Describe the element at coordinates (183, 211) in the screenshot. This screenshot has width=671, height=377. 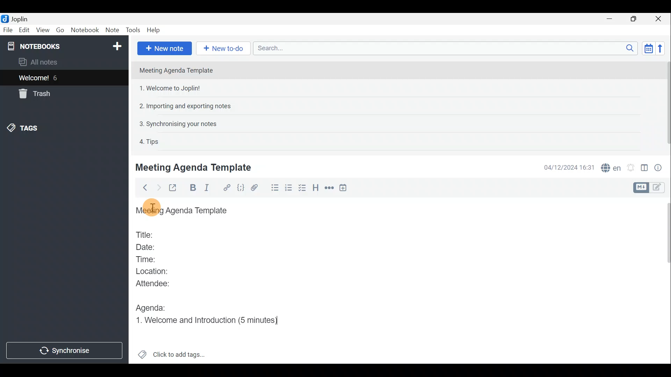
I see `Meeting Agenda Template` at that location.